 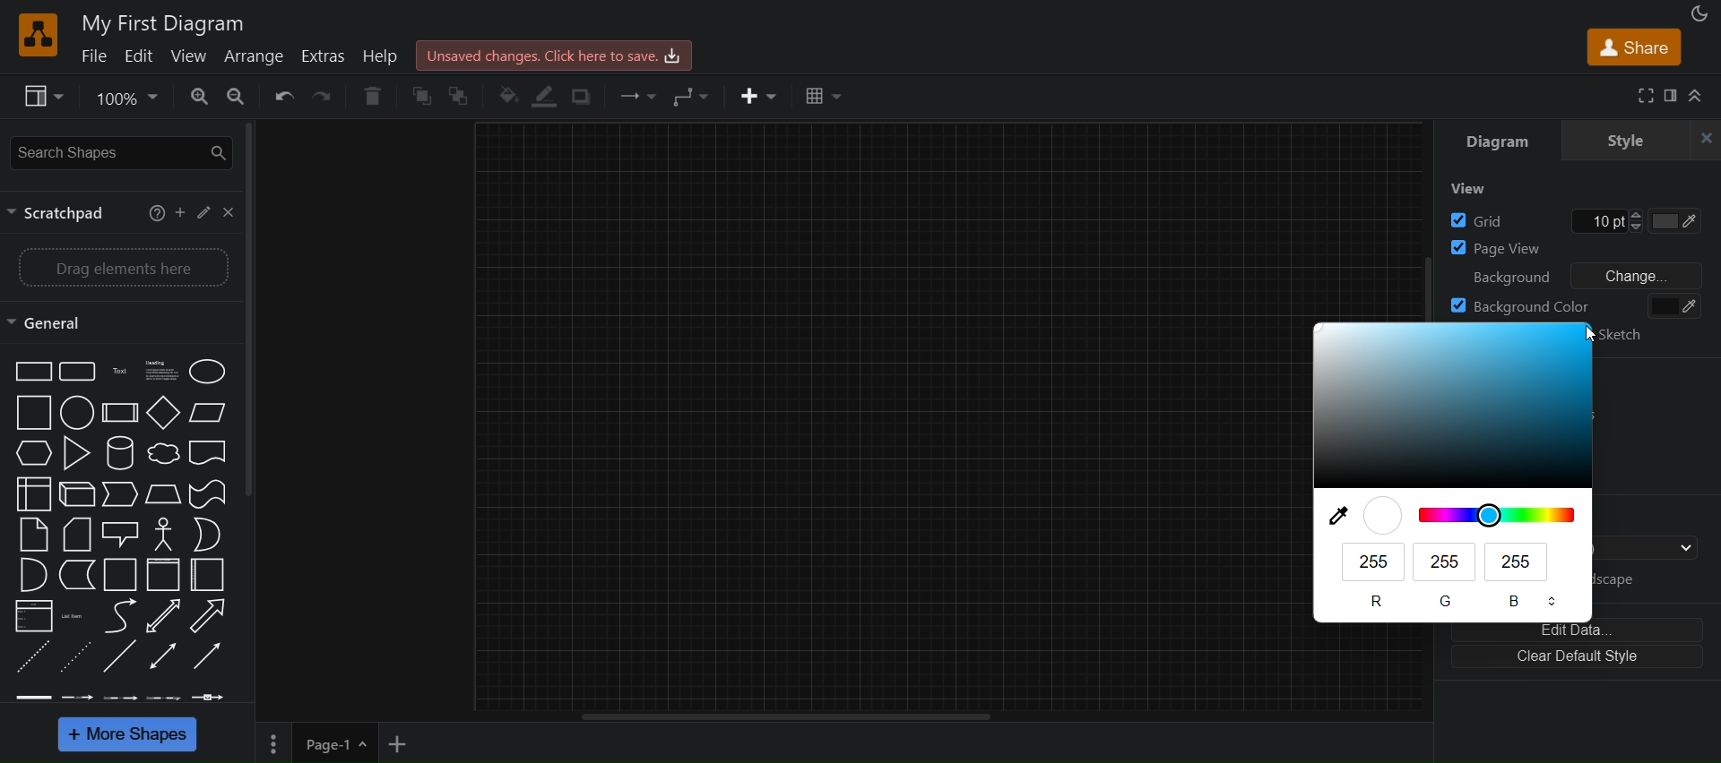 I want to click on drag elements here, so click(x=122, y=266).